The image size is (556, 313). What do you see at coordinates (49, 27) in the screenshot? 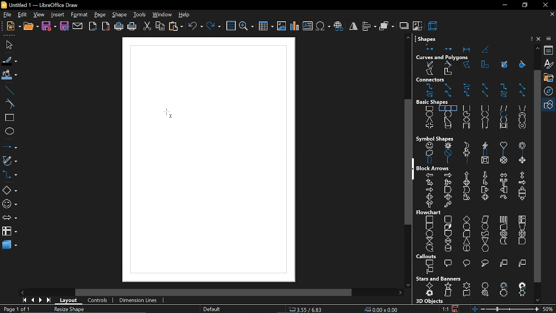
I see `save` at bounding box center [49, 27].